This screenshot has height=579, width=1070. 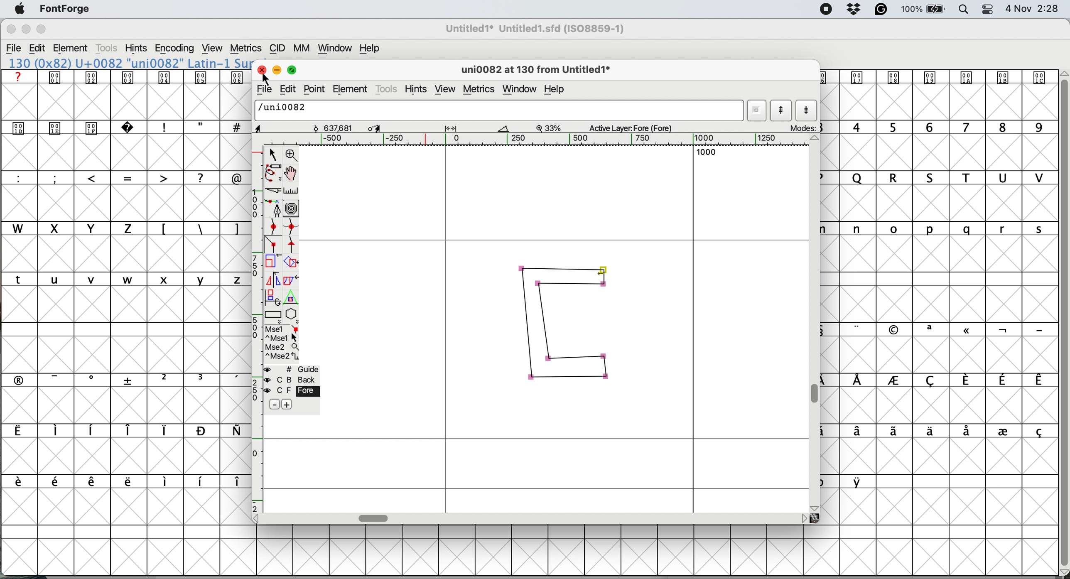 What do you see at coordinates (803, 518) in the screenshot?
I see `scroll button` at bounding box center [803, 518].